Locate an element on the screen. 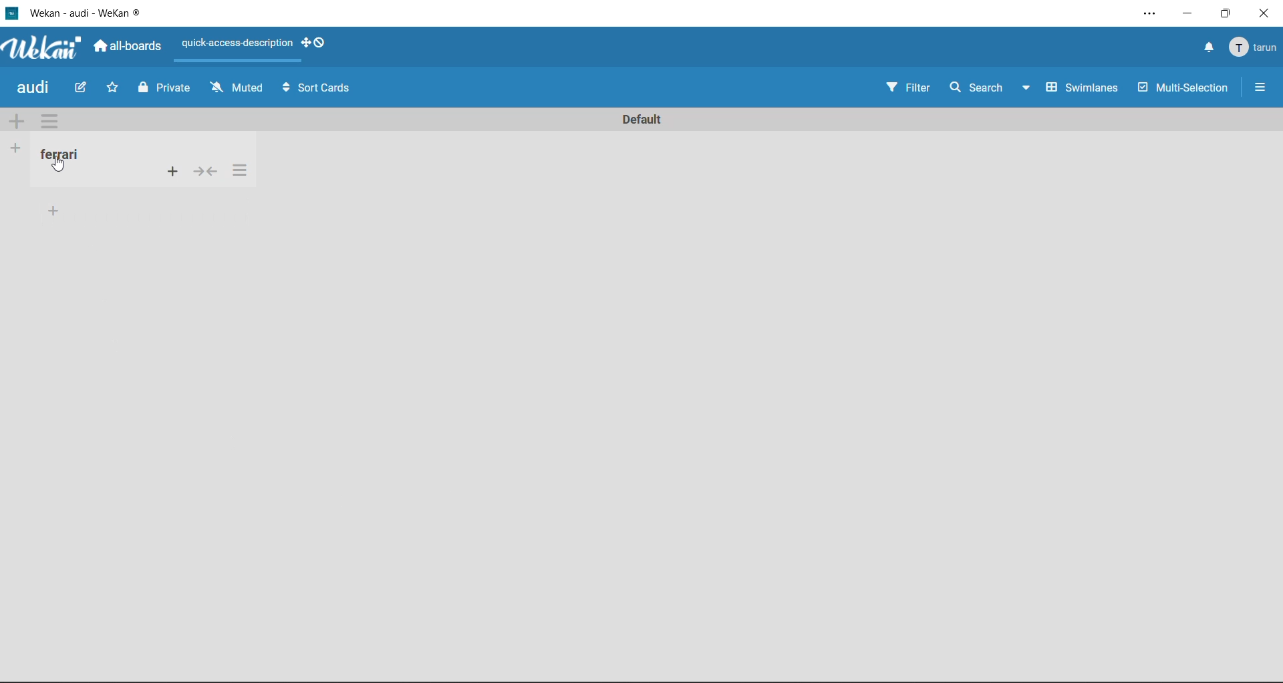  ferrari is located at coordinates (67, 156).